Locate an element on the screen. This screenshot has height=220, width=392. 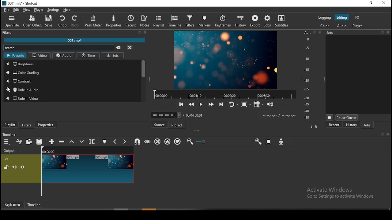
restore is located at coordinates (371, 3).